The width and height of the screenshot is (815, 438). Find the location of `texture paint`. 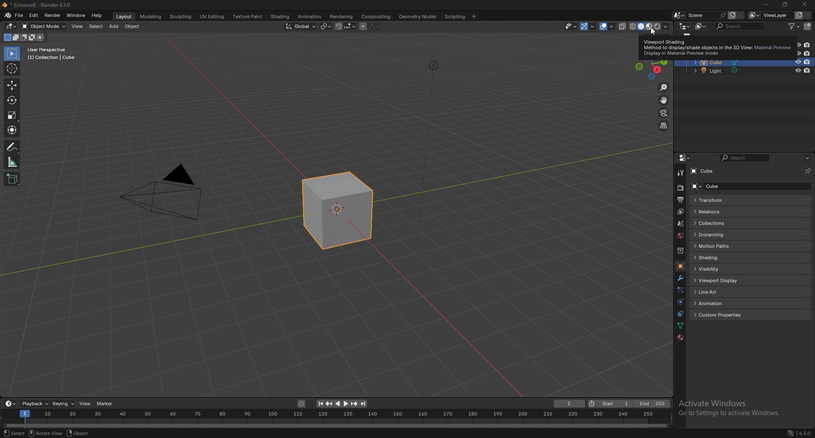

texture paint is located at coordinates (248, 16).